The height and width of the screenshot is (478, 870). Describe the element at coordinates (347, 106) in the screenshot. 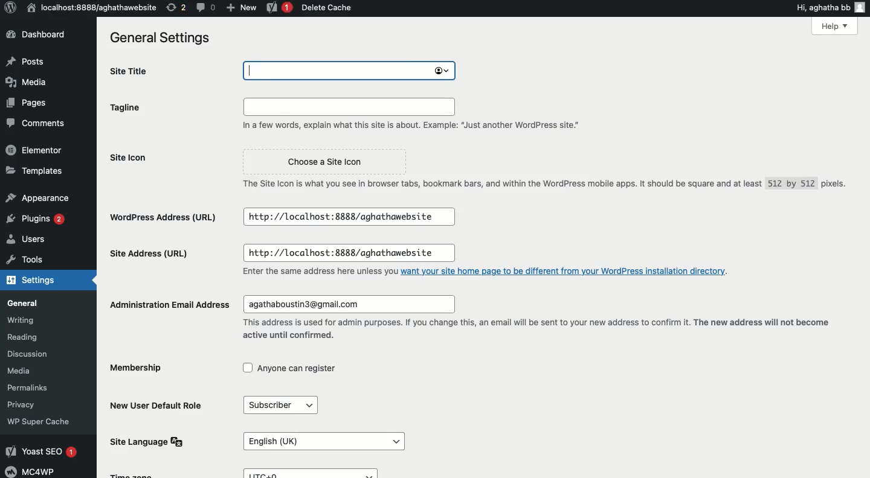

I see `Input field` at that location.